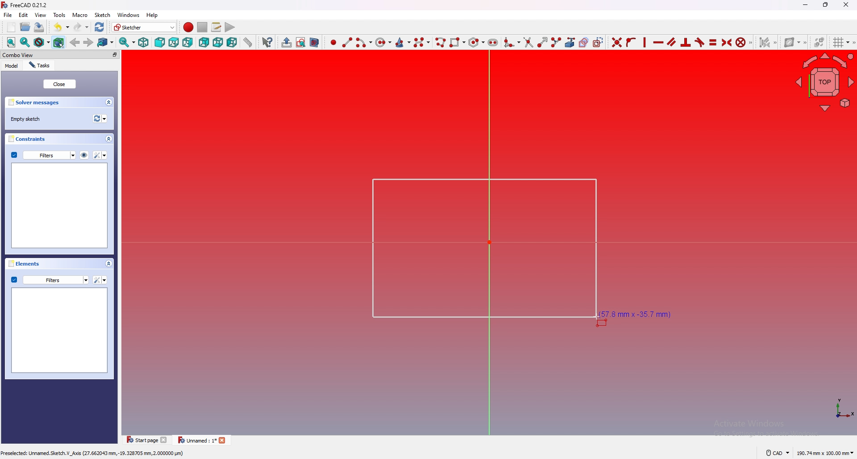  Describe the element at coordinates (187, 42) in the screenshot. I see `right` at that location.